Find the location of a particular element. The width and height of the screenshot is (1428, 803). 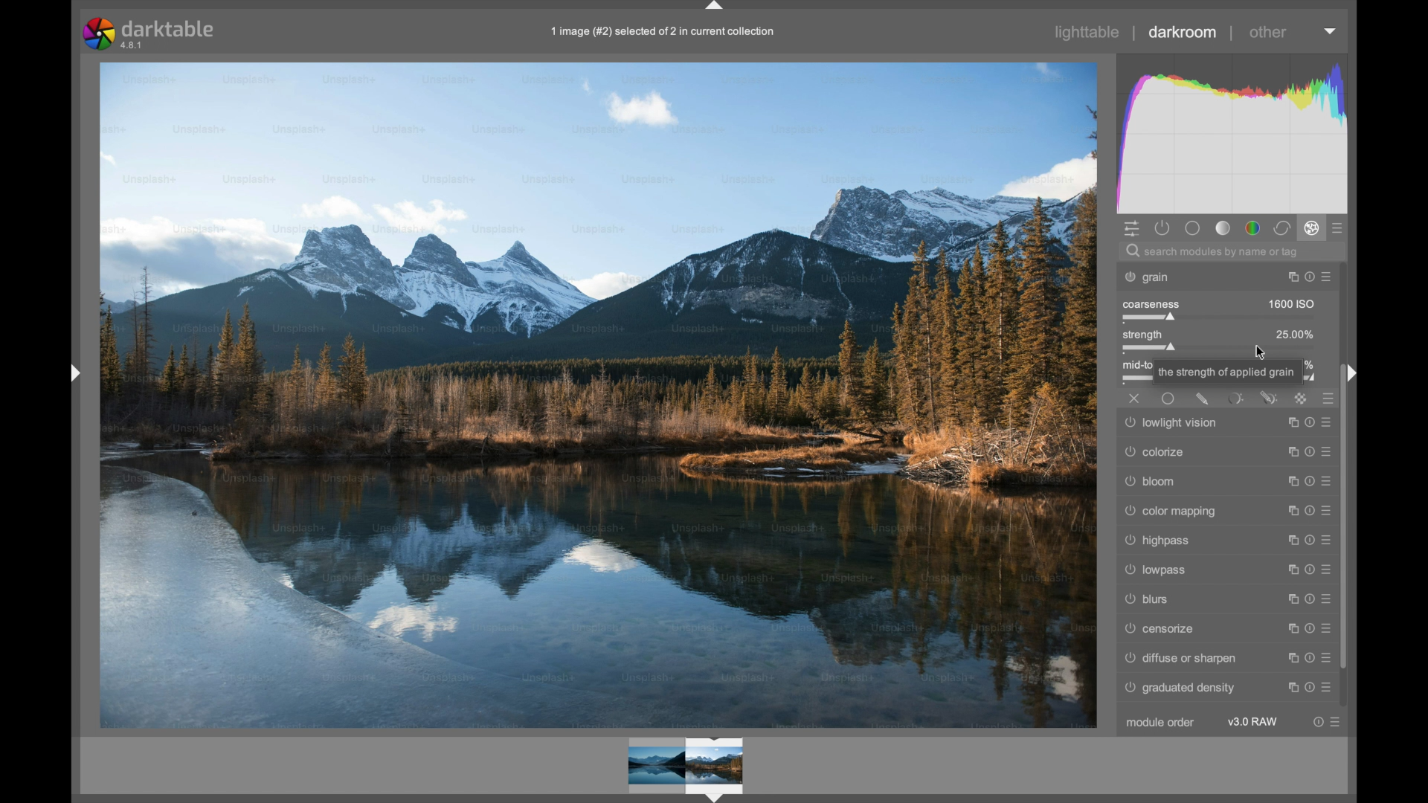

presets is located at coordinates (1329, 276).